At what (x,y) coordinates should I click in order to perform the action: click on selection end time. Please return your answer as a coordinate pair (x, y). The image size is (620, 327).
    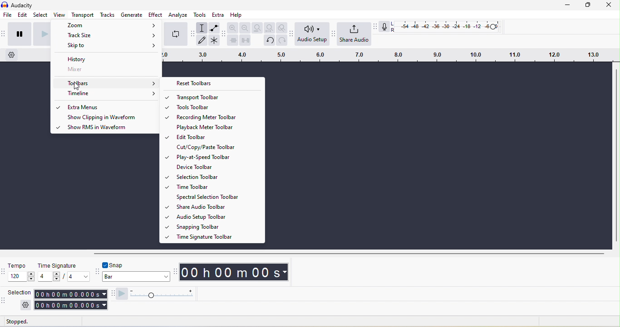
    Looking at the image, I should click on (71, 305).